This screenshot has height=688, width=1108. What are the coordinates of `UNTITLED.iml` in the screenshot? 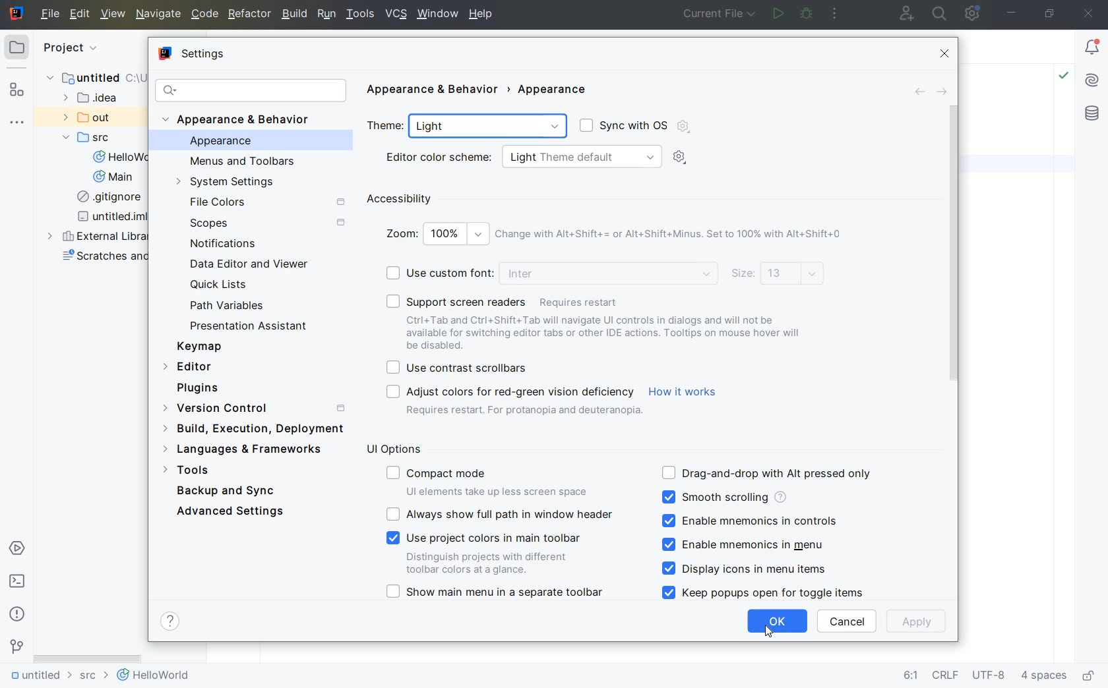 It's located at (108, 217).